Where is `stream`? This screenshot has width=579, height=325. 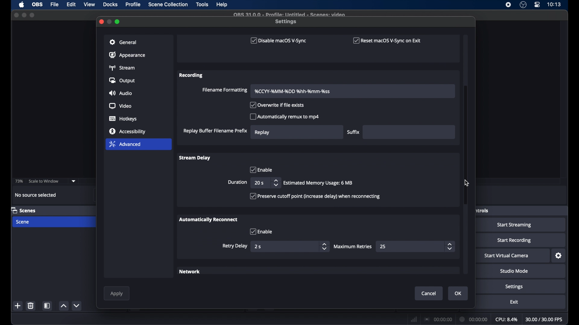
stream is located at coordinates (122, 68).